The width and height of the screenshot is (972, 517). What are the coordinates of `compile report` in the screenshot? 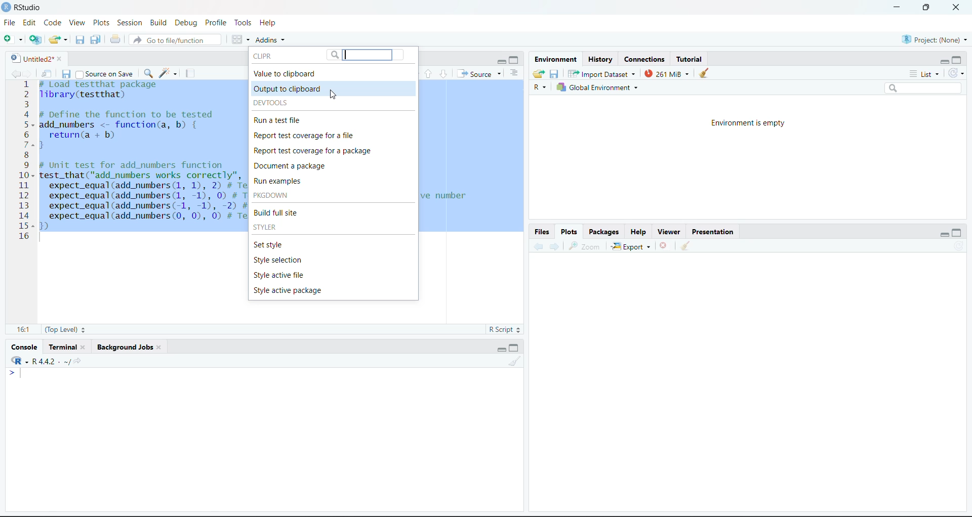 It's located at (191, 73).